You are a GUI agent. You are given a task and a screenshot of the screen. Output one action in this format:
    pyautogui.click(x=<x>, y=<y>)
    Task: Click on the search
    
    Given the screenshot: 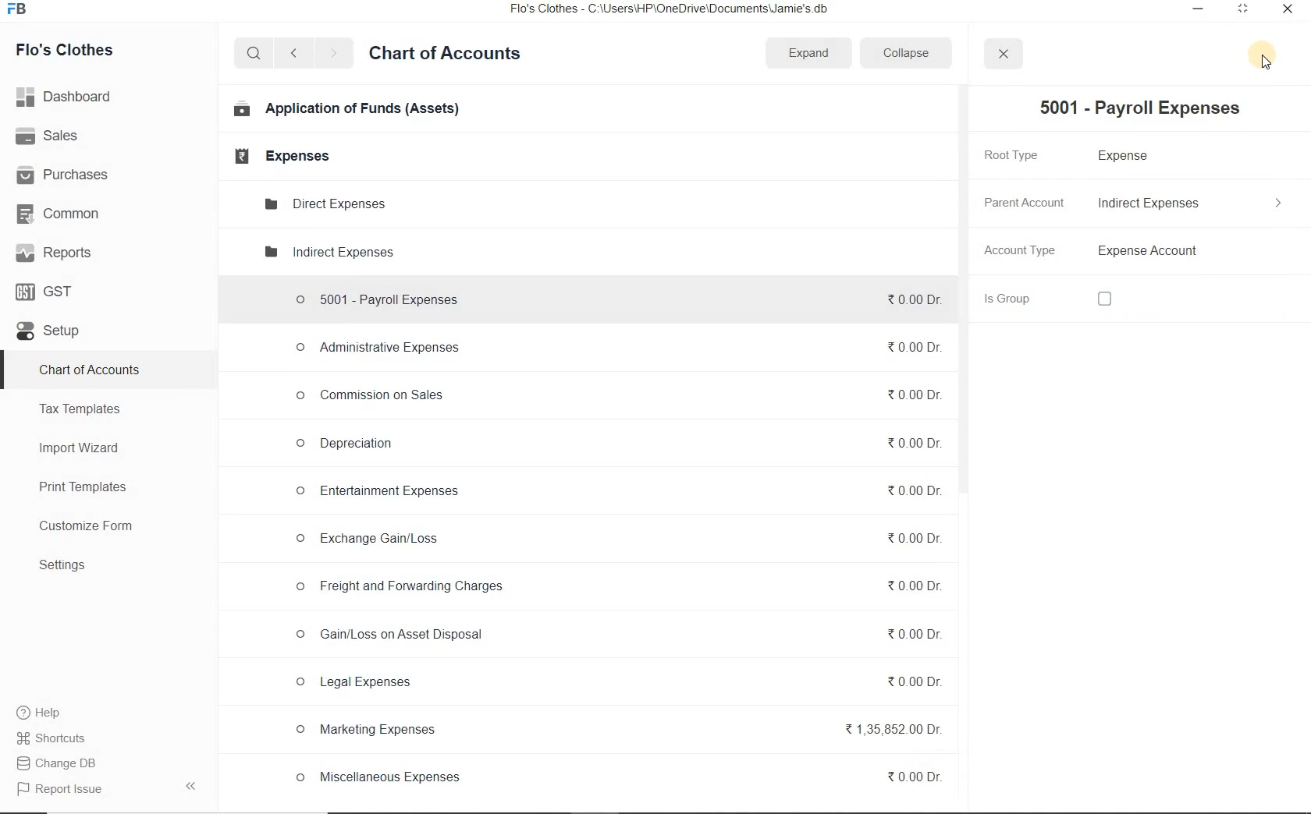 What is the action you would take?
    pyautogui.click(x=251, y=54)
    